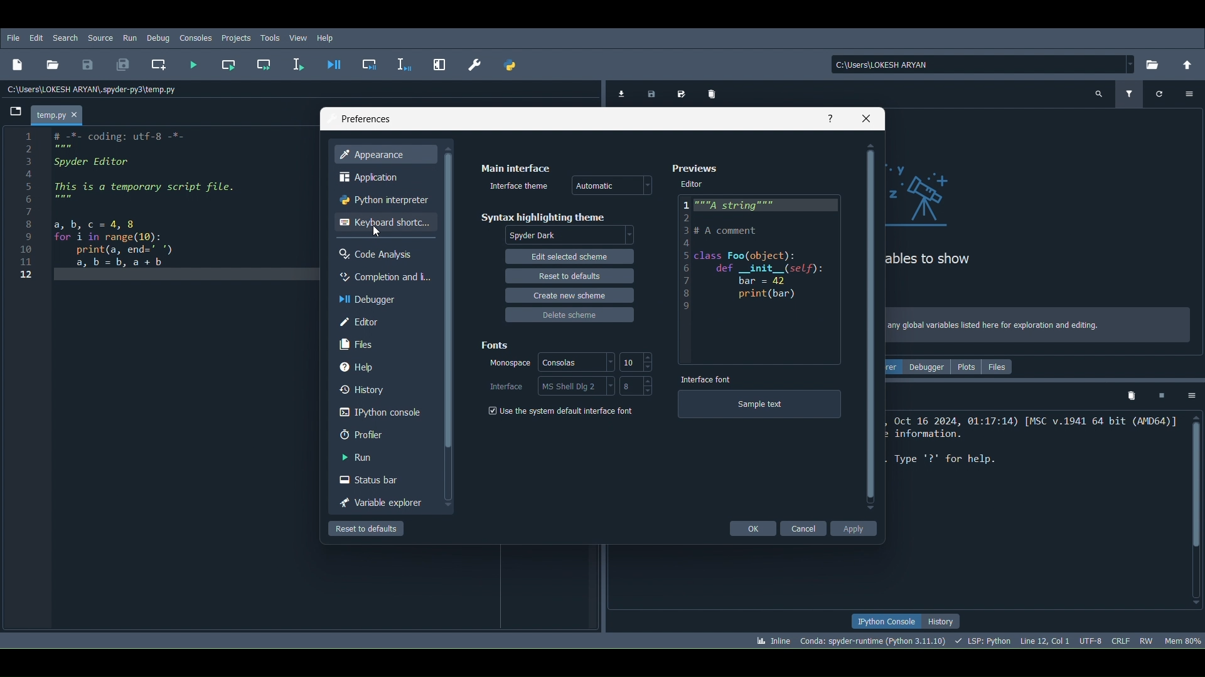  What do you see at coordinates (102, 37) in the screenshot?
I see `Source` at bounding box center [102, 37].